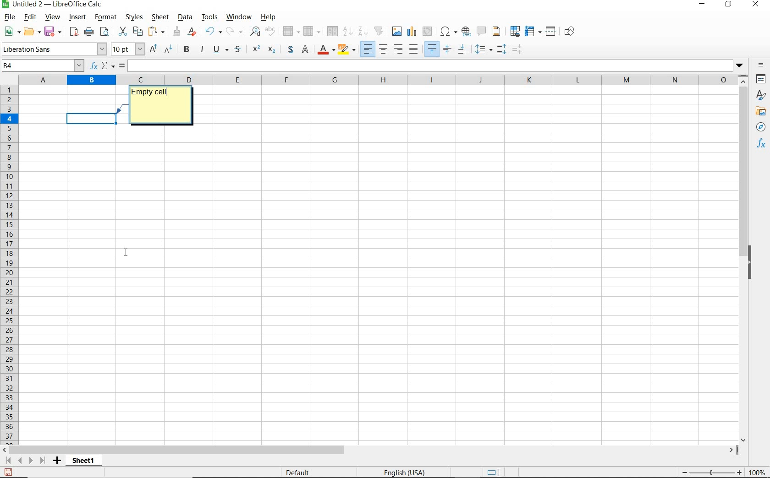 This screenshot has height=478, width=770. I want to click on new, so click(12, 32).